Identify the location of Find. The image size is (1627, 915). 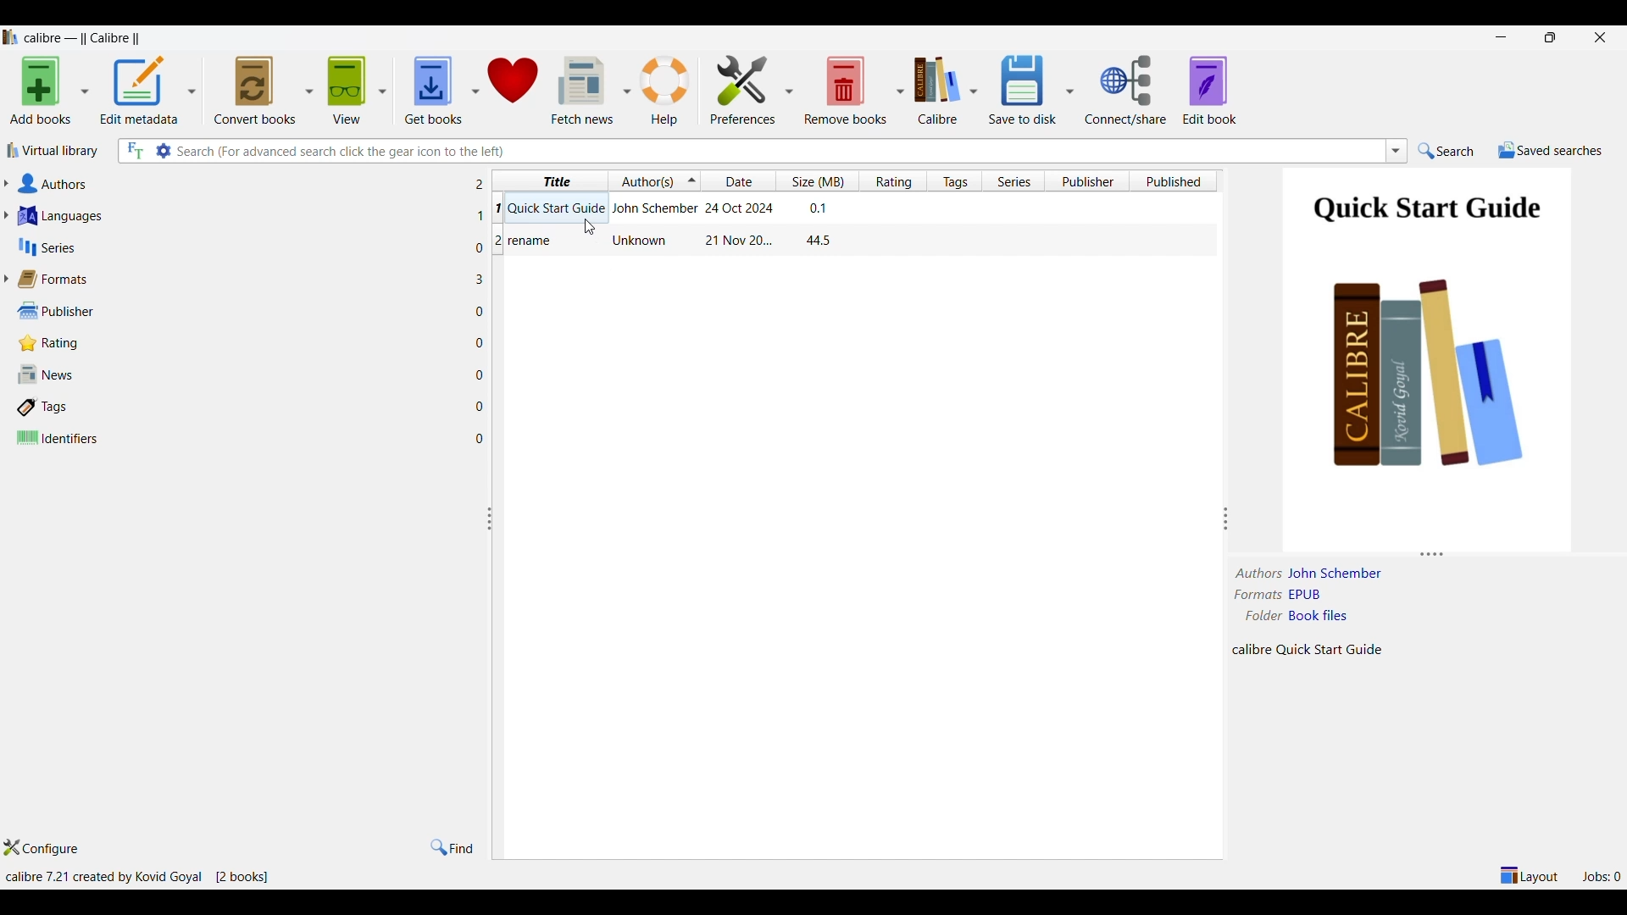
(453, 847).